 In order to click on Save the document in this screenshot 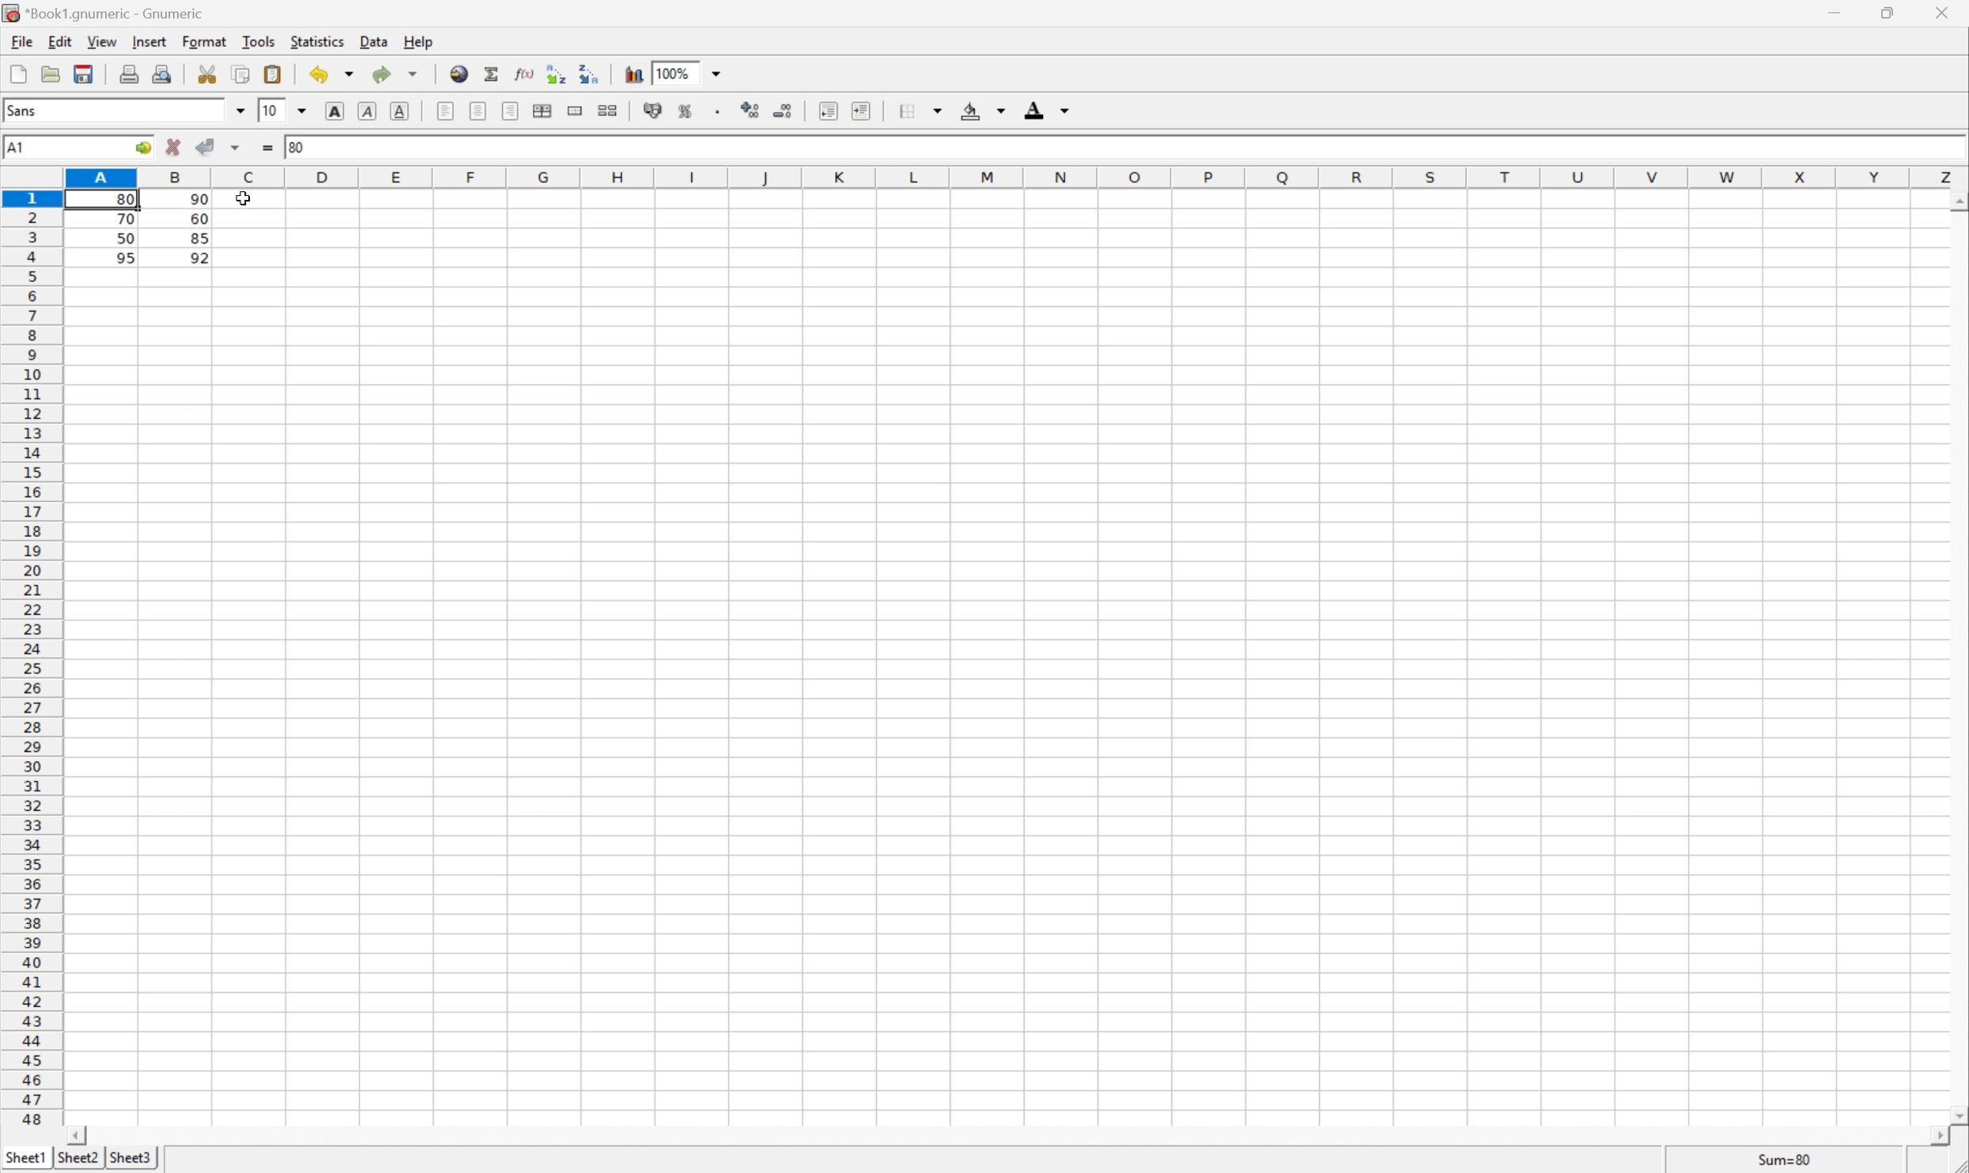, I will do `click(51, 74)`.